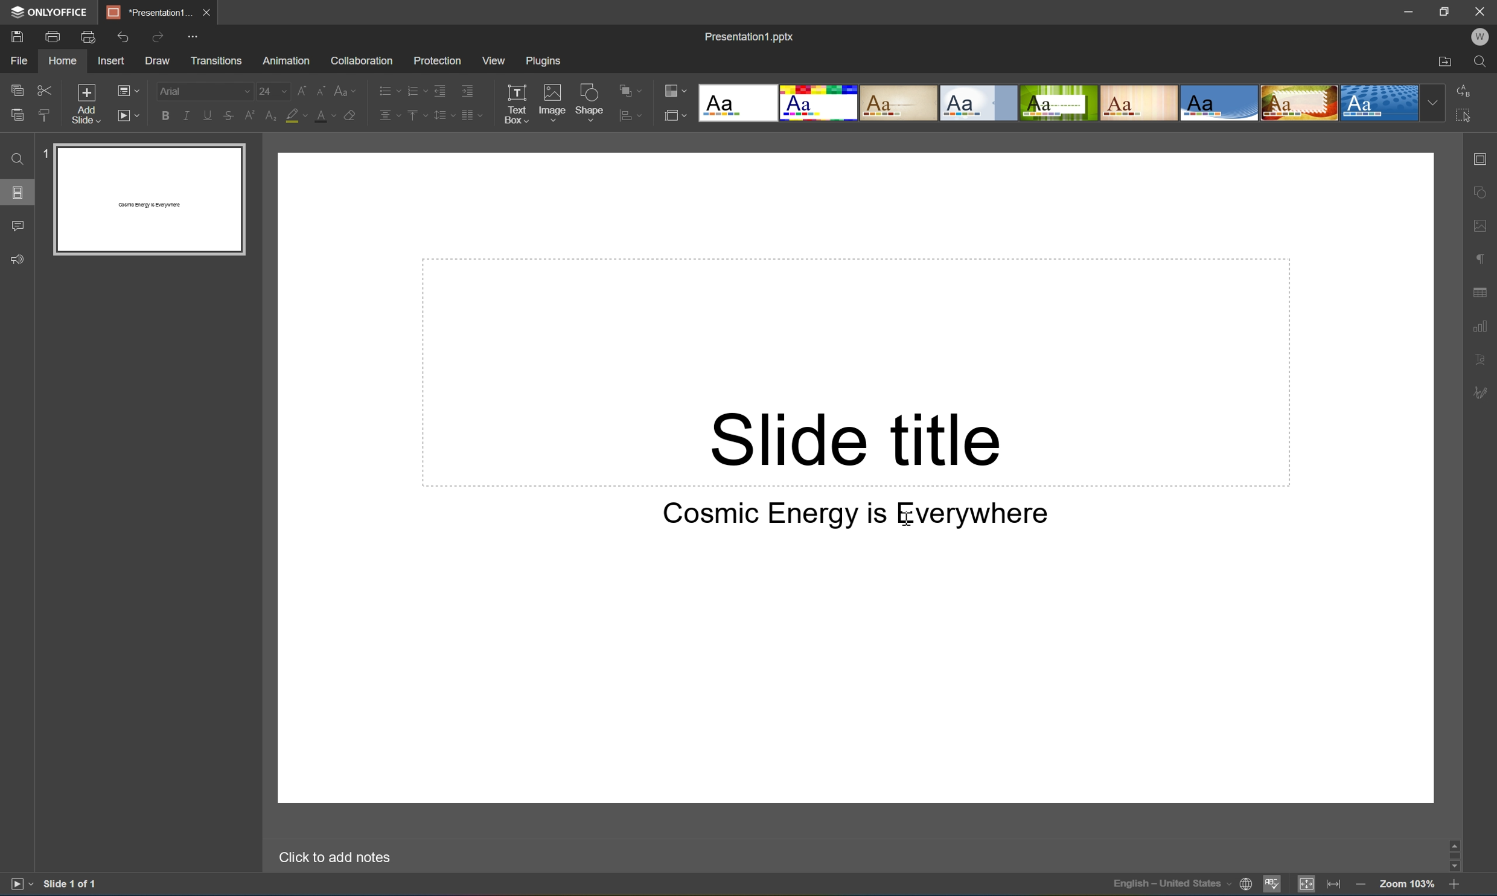 Image resolution: width=1497 pixels, height=896 pixels. Describe the element at coordinates (1245, 885) in the screenshot. I see `Set document language` at that location.